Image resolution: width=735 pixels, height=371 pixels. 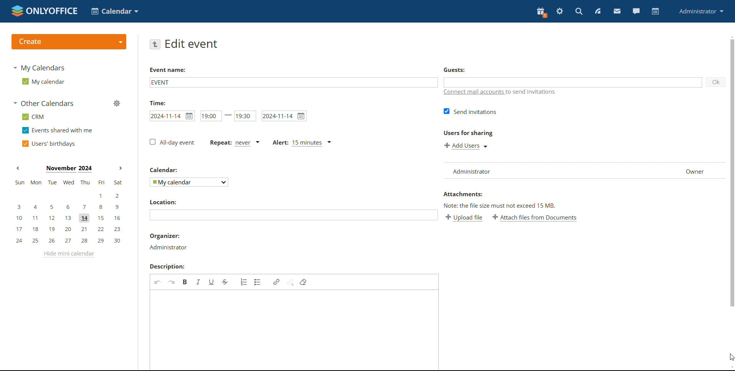 What do you see at coordinates (245, 282) in the screenshot?
I see `insert/remove numbered list` at bounding box center [245, 282].